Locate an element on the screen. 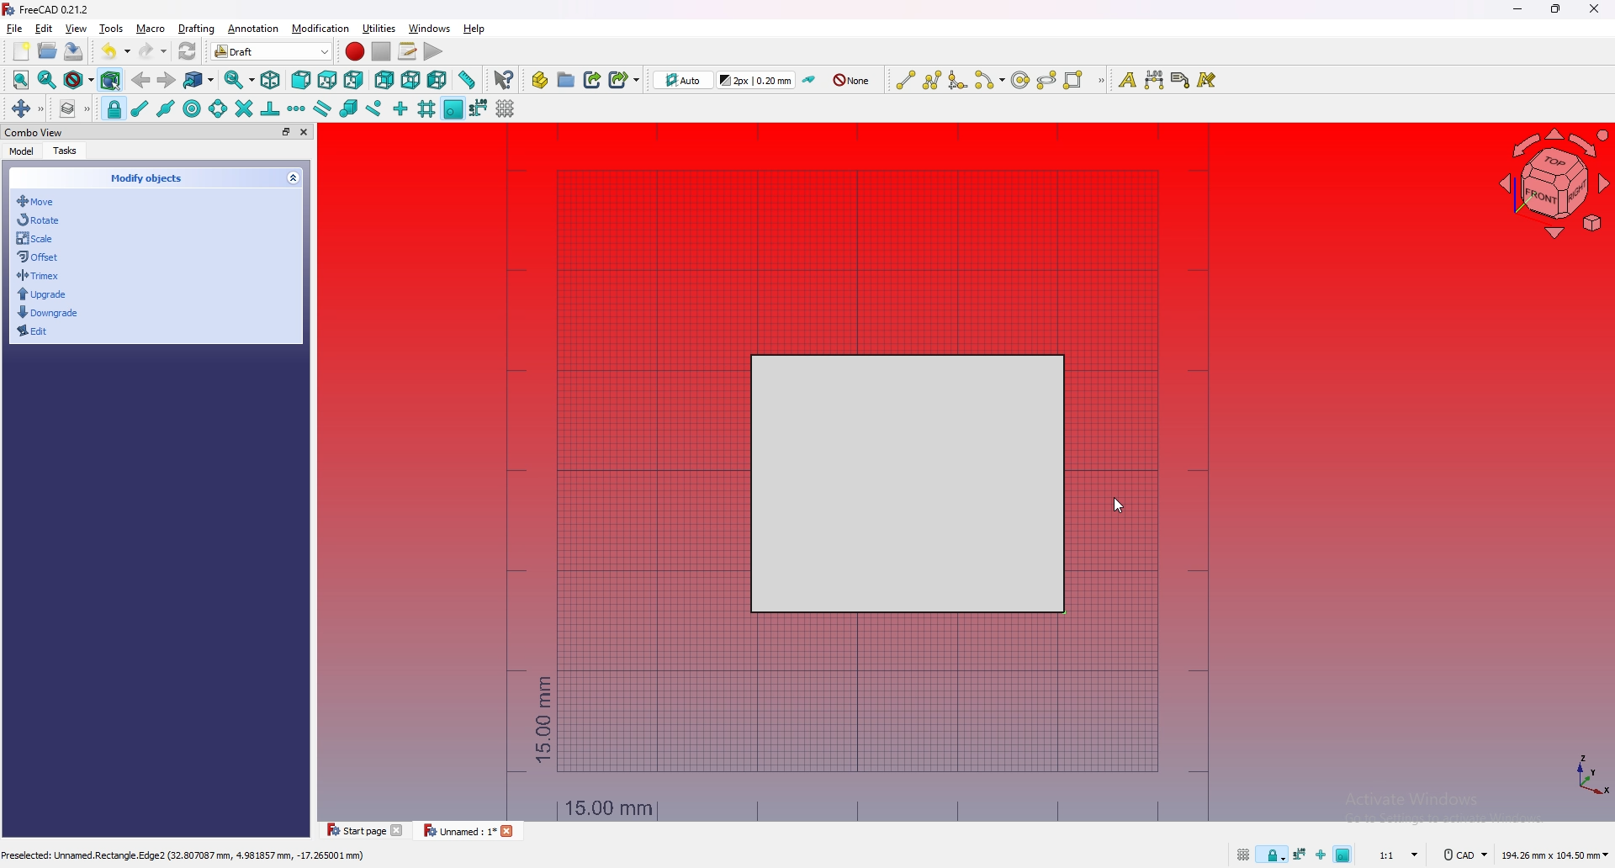 This screenshot has width=1615, height=868. cad  is located at coordinates (1463, 855).